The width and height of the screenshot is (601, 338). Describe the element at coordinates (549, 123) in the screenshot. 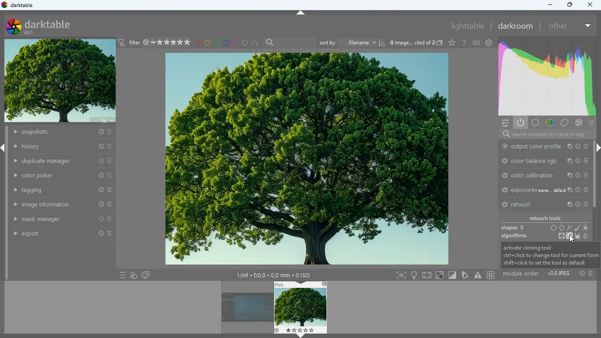

I see `color` at that location.